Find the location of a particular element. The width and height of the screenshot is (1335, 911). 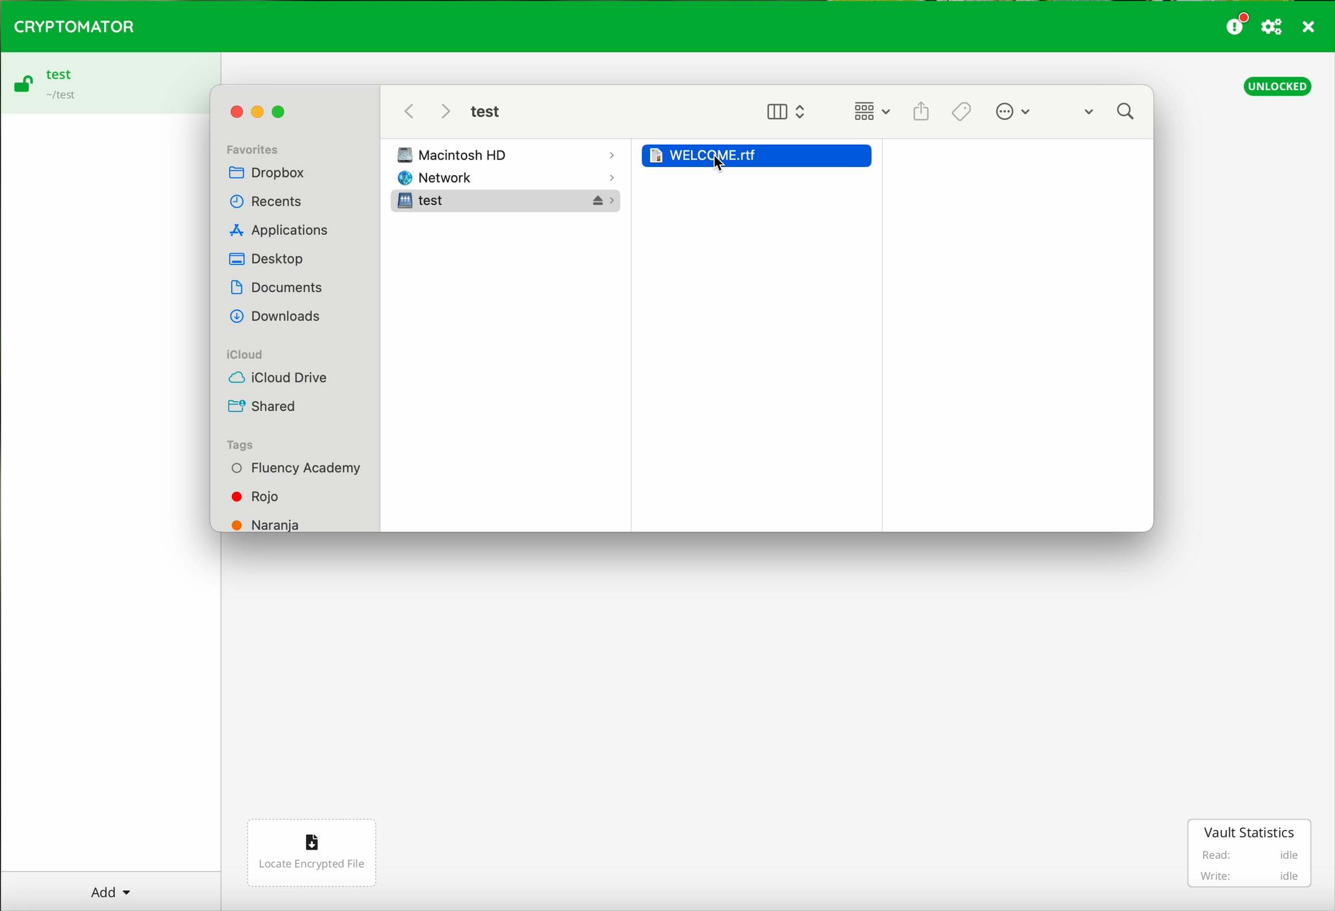

Shared is located at coordinates (263, 406).